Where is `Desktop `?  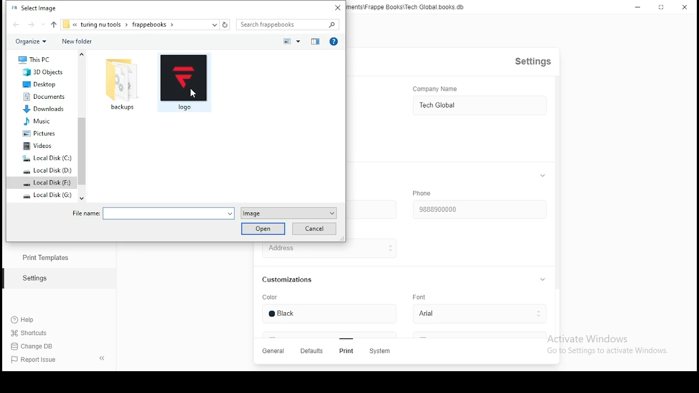 Desktop  is located at coordinates (42, 85).